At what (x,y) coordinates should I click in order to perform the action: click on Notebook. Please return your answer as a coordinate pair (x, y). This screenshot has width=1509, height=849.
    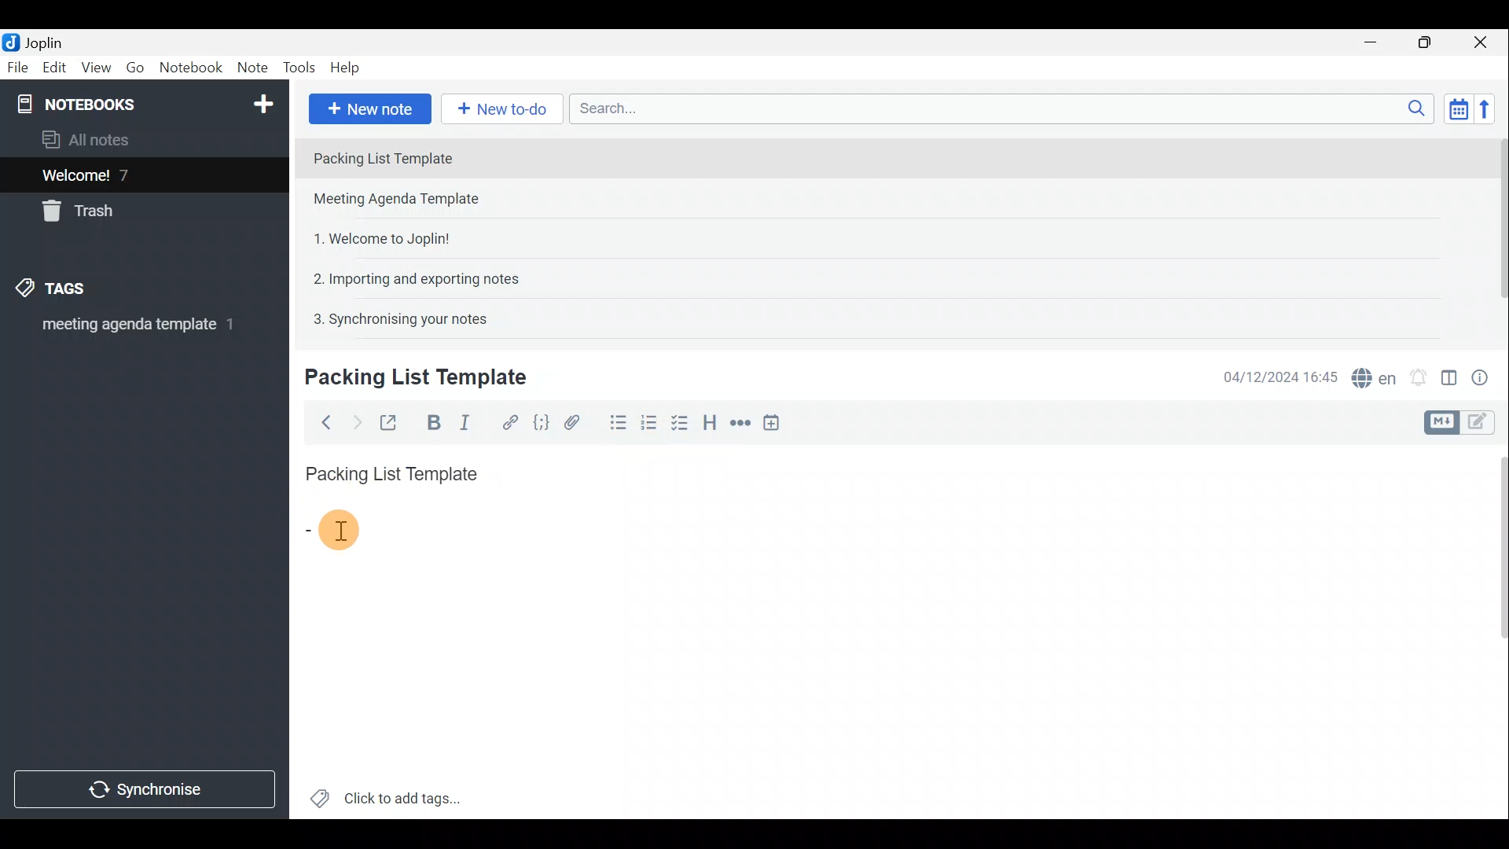
    Looking at the image, I should click on (142, 102).